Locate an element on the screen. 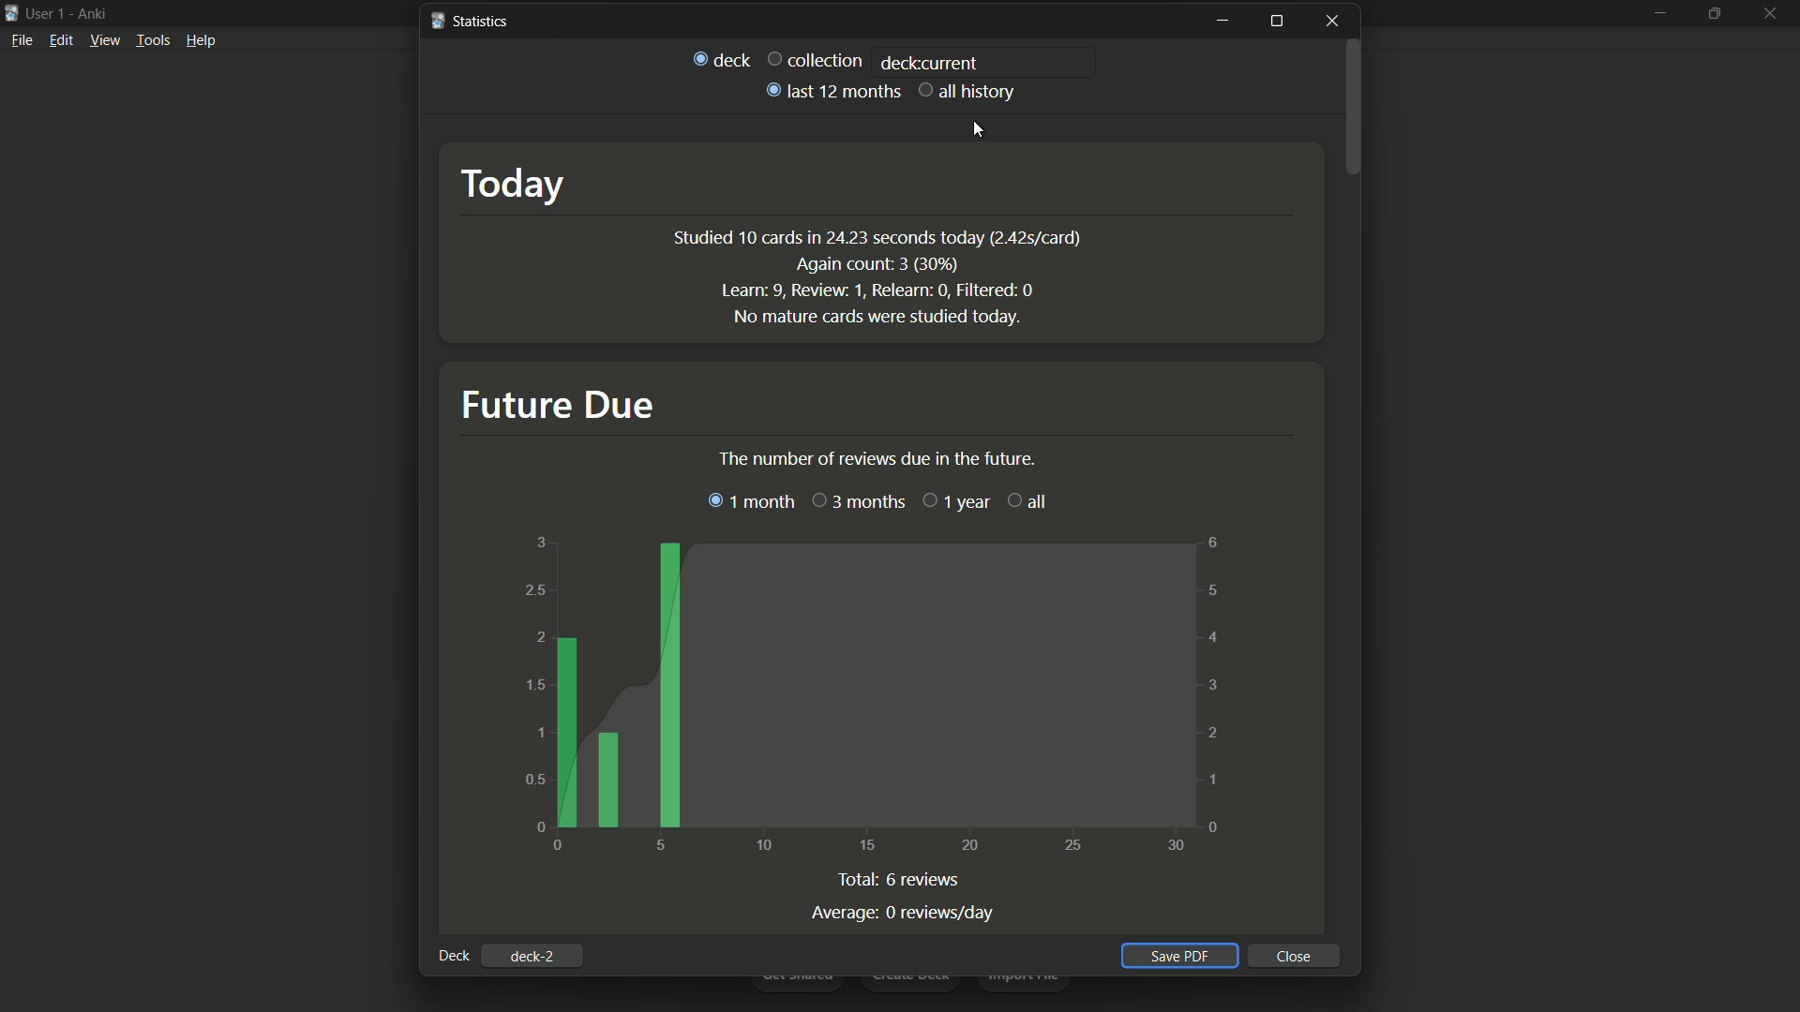 The width and height of the screenshot is (1800, 1012). minimize is located at coordinates (1222, 21).